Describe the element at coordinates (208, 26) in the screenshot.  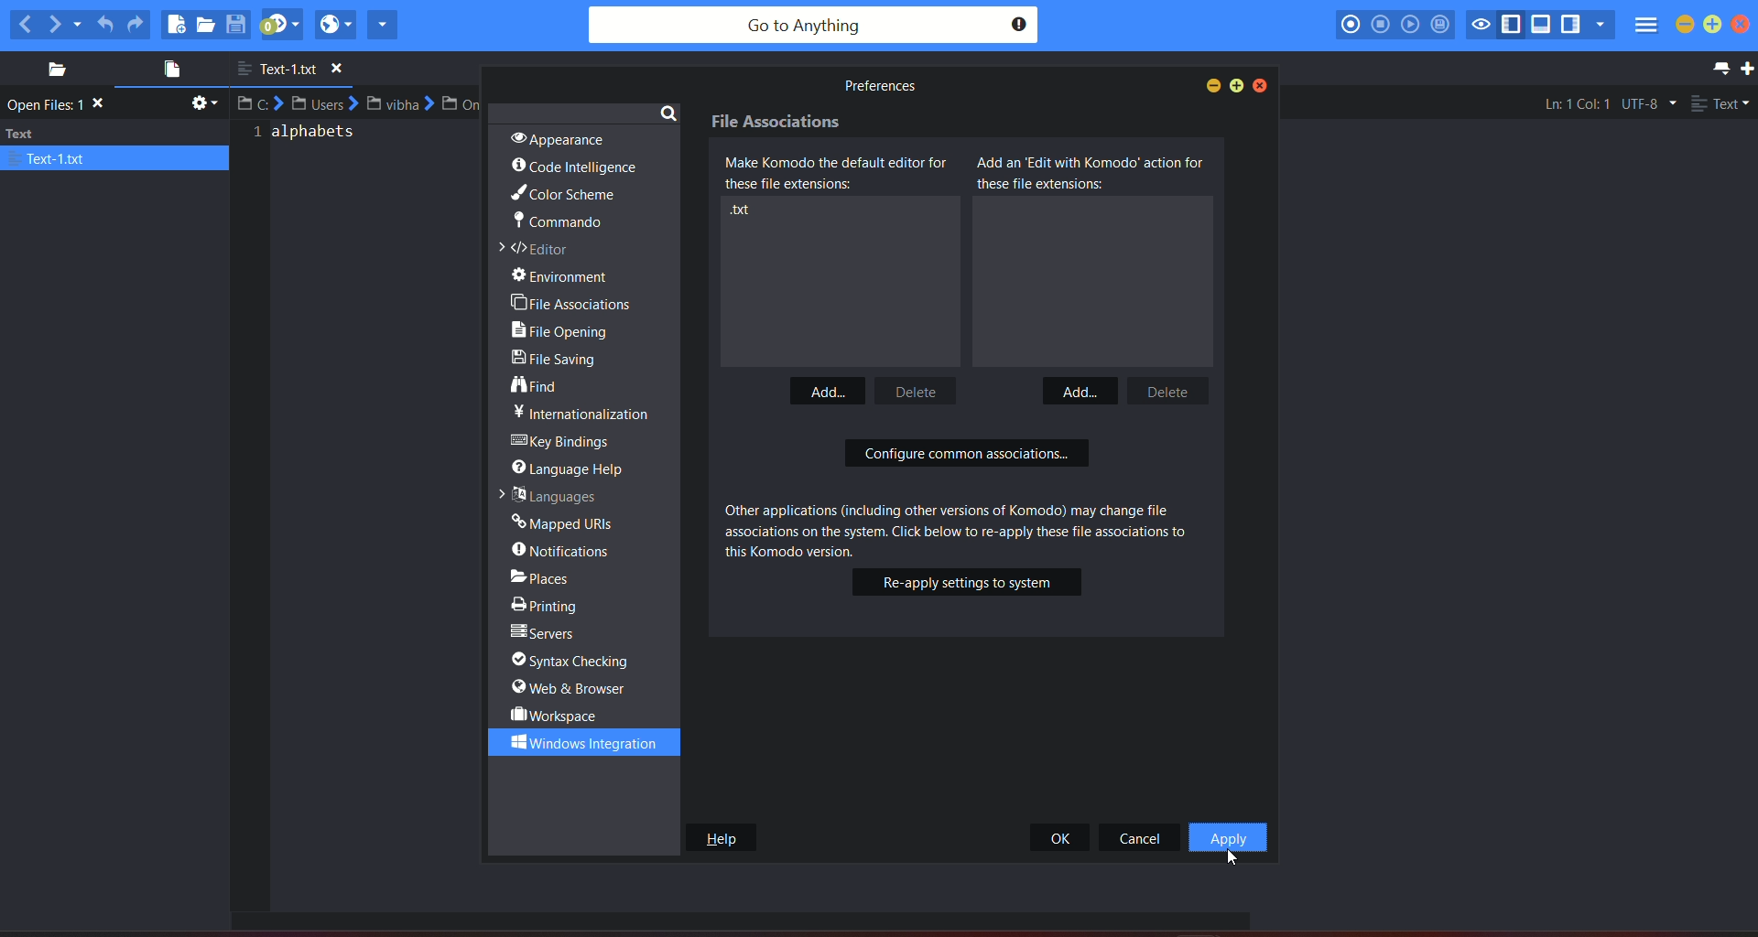
I see `open file` at that location.